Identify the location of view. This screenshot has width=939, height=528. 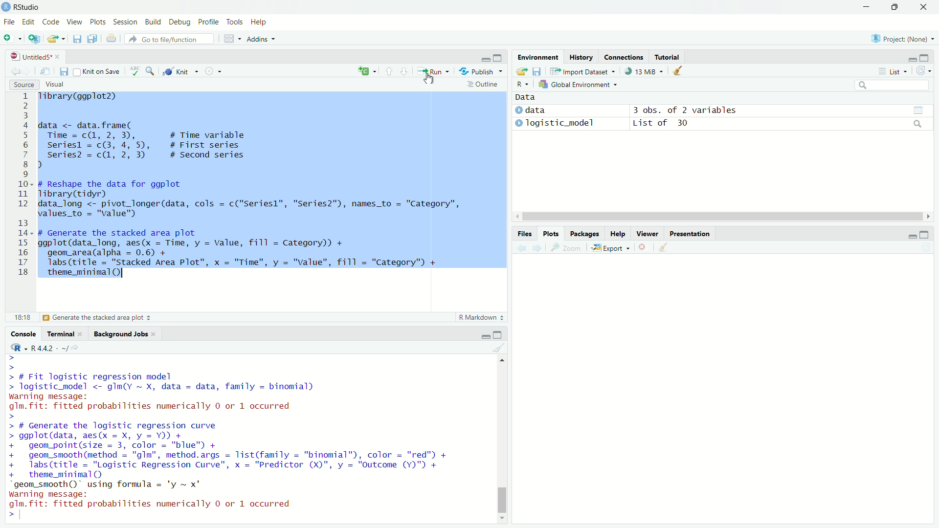
(919, 110).